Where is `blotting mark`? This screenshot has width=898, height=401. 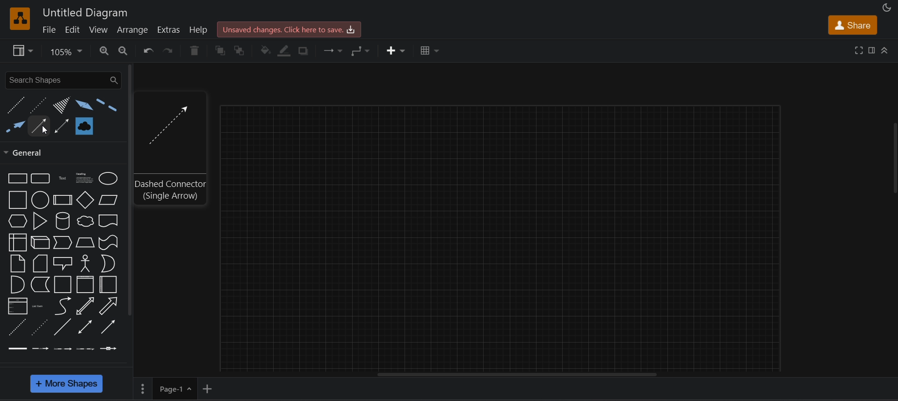 blotting mark is located at coordinates (83, 125).